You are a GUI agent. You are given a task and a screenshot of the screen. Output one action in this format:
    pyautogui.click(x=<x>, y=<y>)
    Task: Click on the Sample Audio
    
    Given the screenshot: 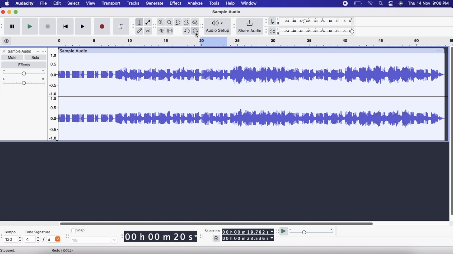 What is the action you would take?
    pyautogui.click(x=226, y=12)
    